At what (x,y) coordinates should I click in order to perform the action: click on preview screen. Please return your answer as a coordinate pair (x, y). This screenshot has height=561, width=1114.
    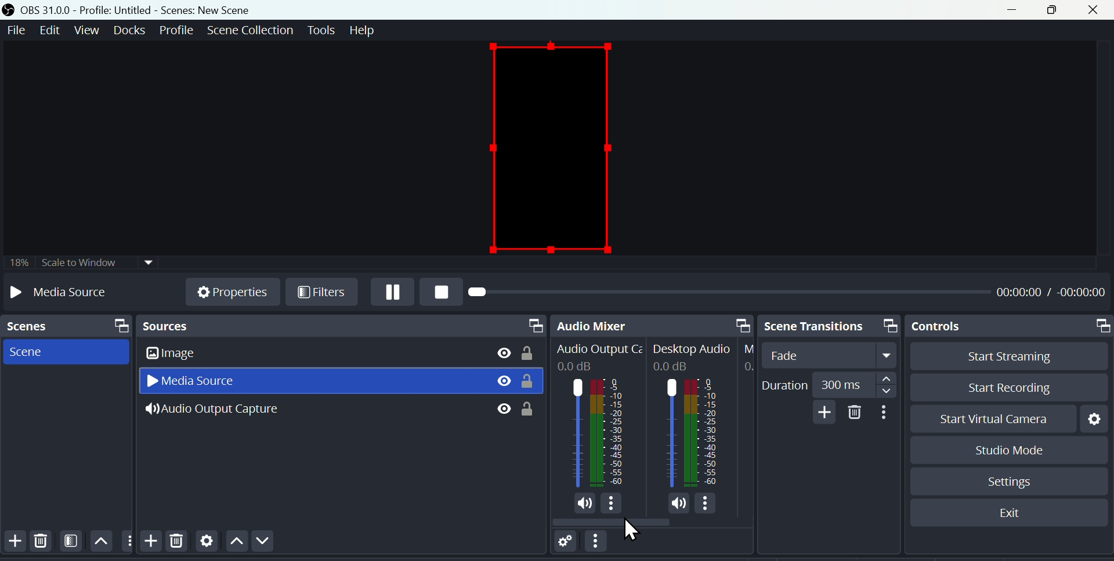
    Looking at the image, I should click on (552, 144).